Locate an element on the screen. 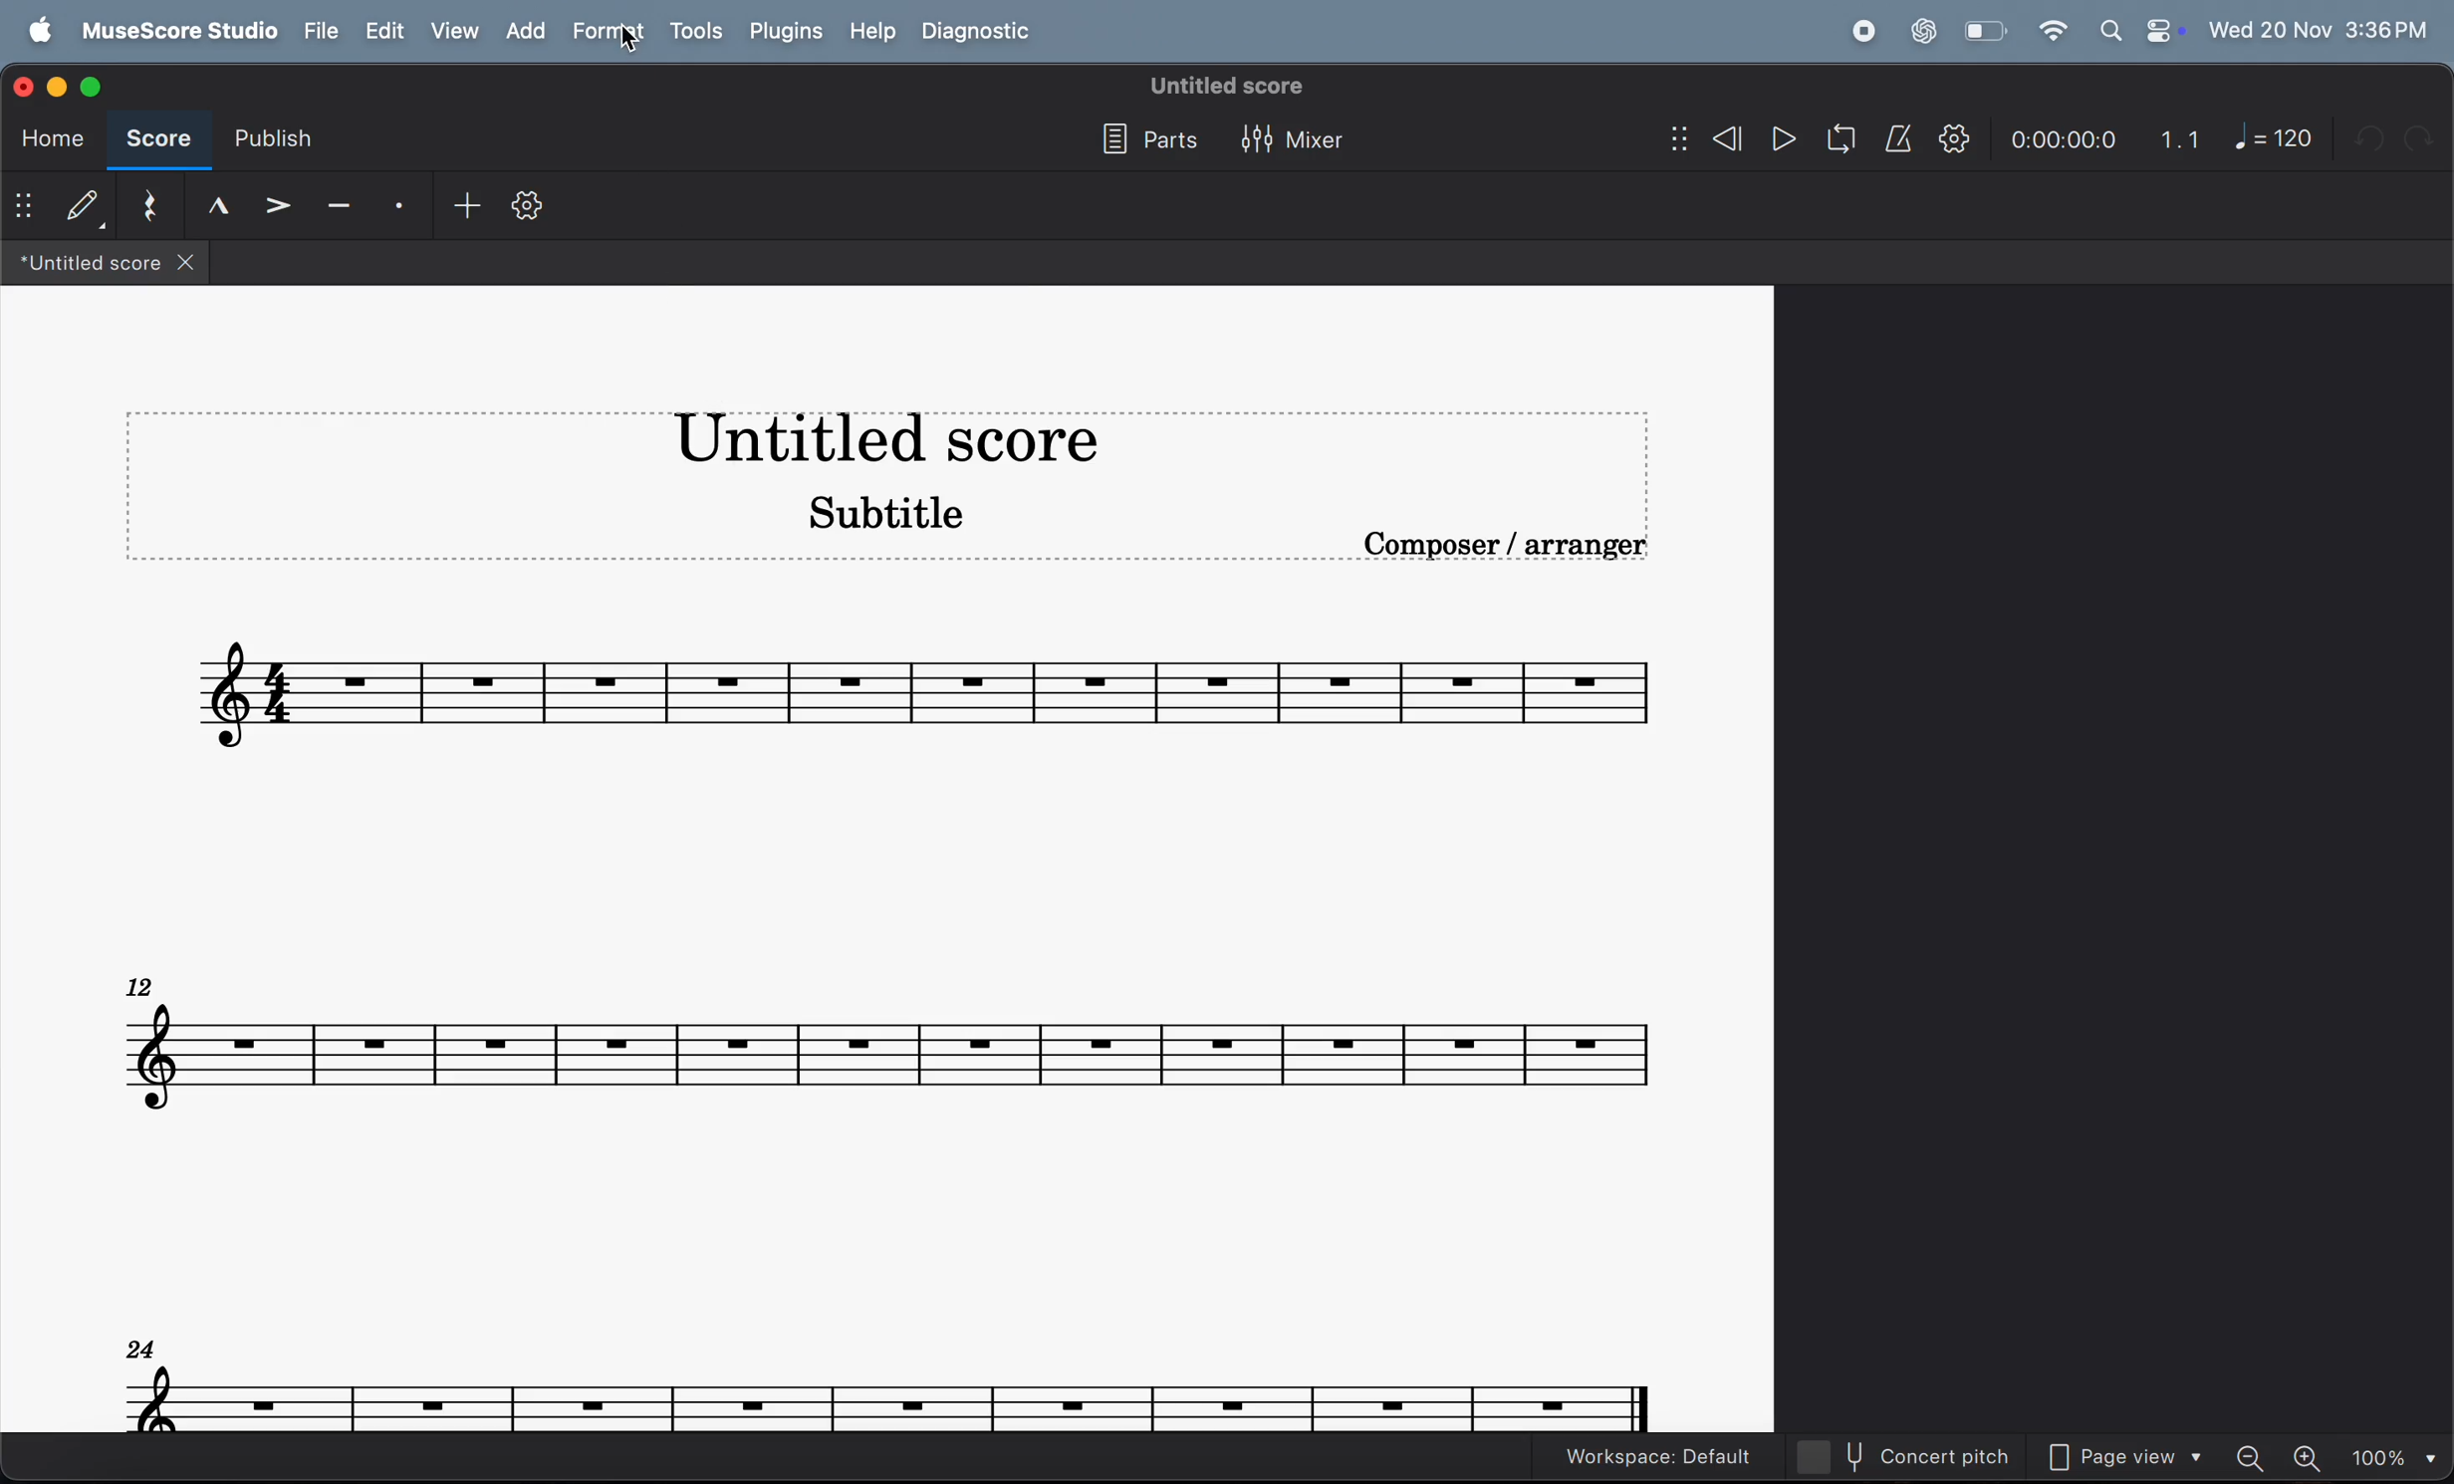 This screenshot has height=1484, width=2454. work space default is located at coordinates (1657, 1457).